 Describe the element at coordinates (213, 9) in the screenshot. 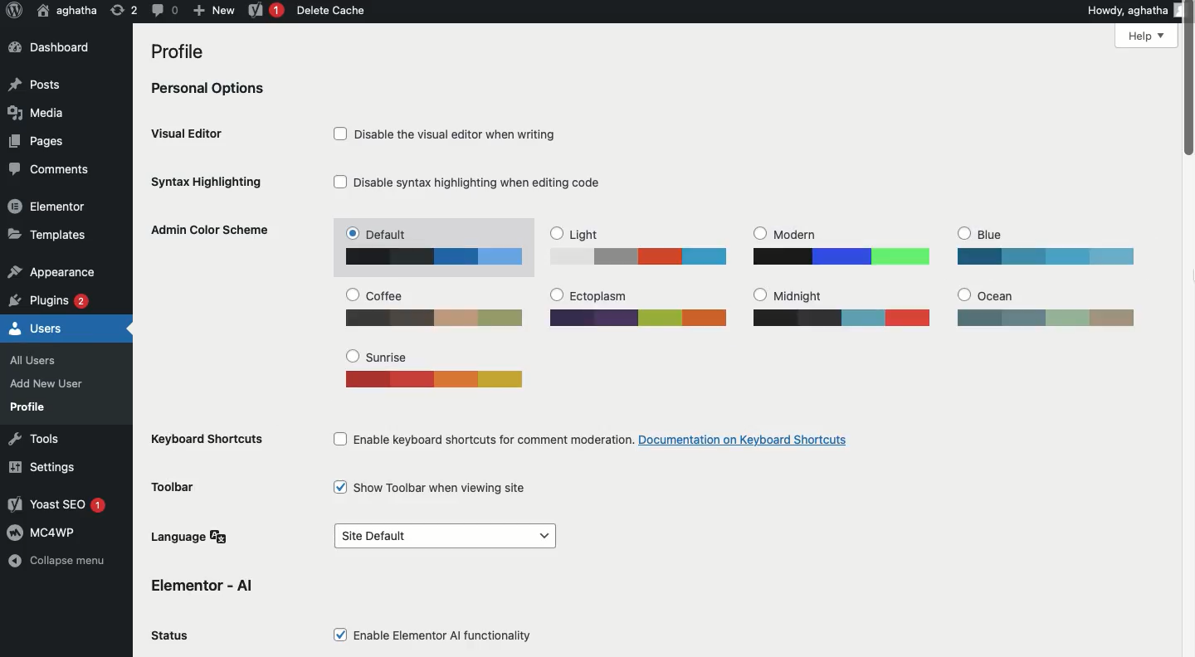

I see `New` at that location.